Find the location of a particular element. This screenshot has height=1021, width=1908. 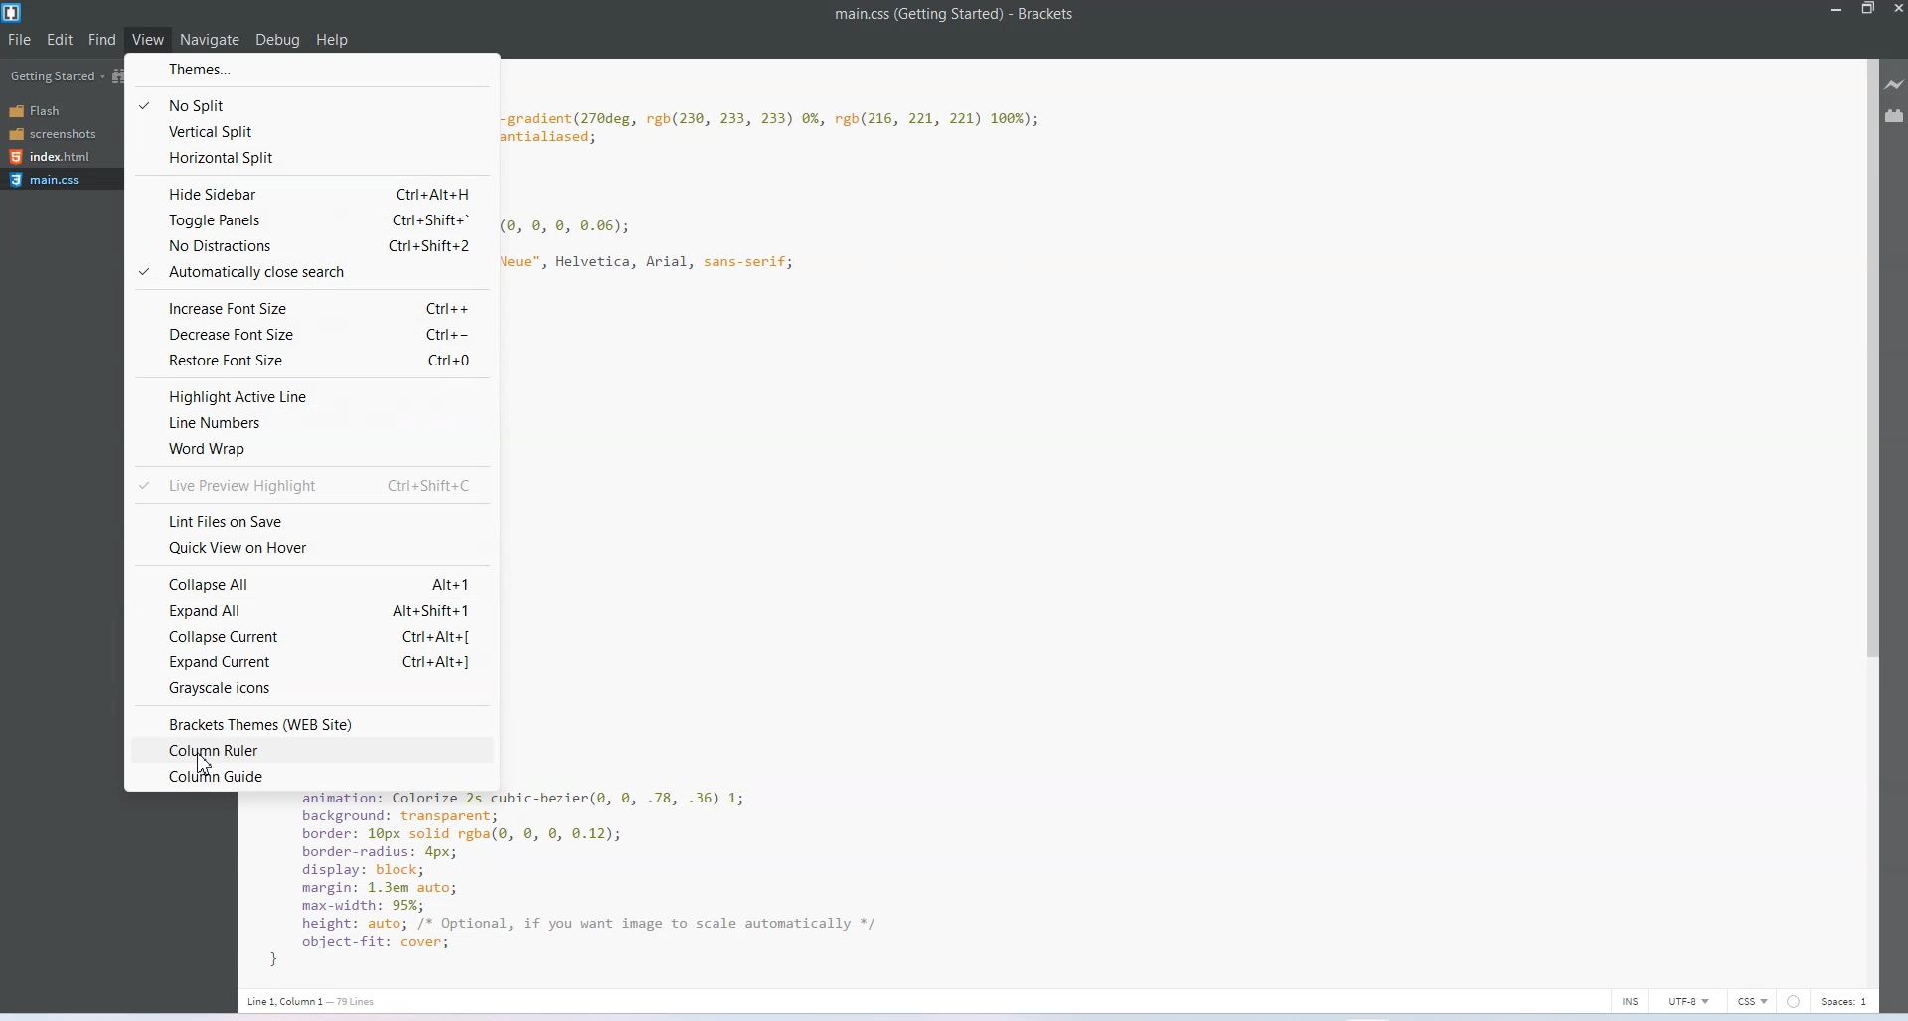

Navigate is located at coordinates (214, 40).